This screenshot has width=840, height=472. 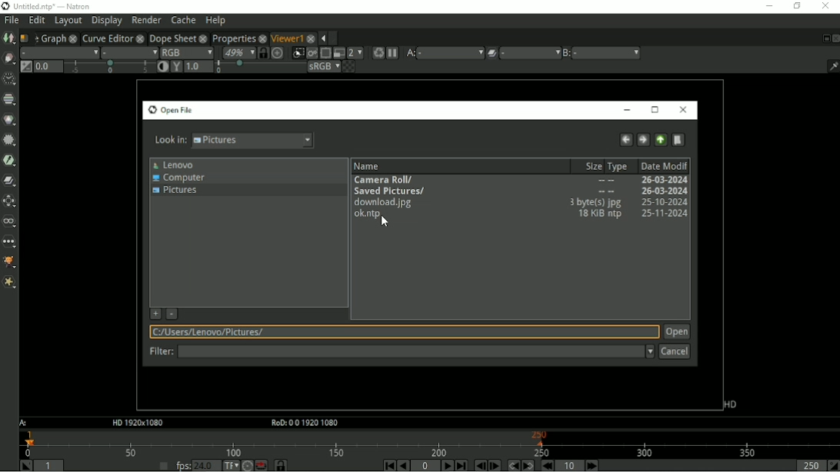 I want to click on Restore down, so click(x=796, y=6).